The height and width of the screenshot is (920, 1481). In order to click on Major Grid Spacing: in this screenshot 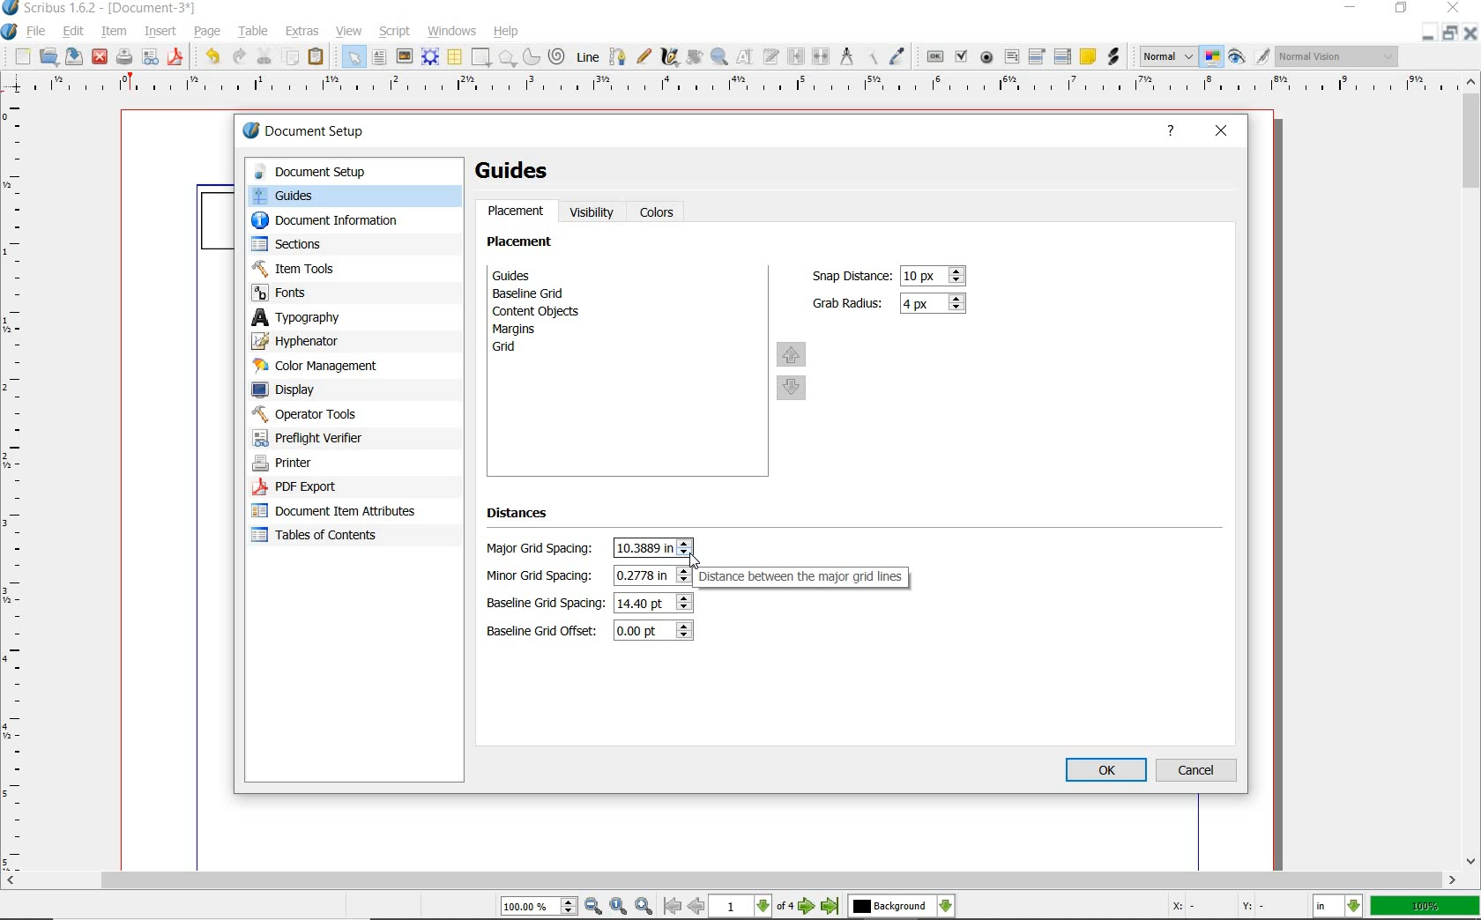, I will do `click(544, 549)`.